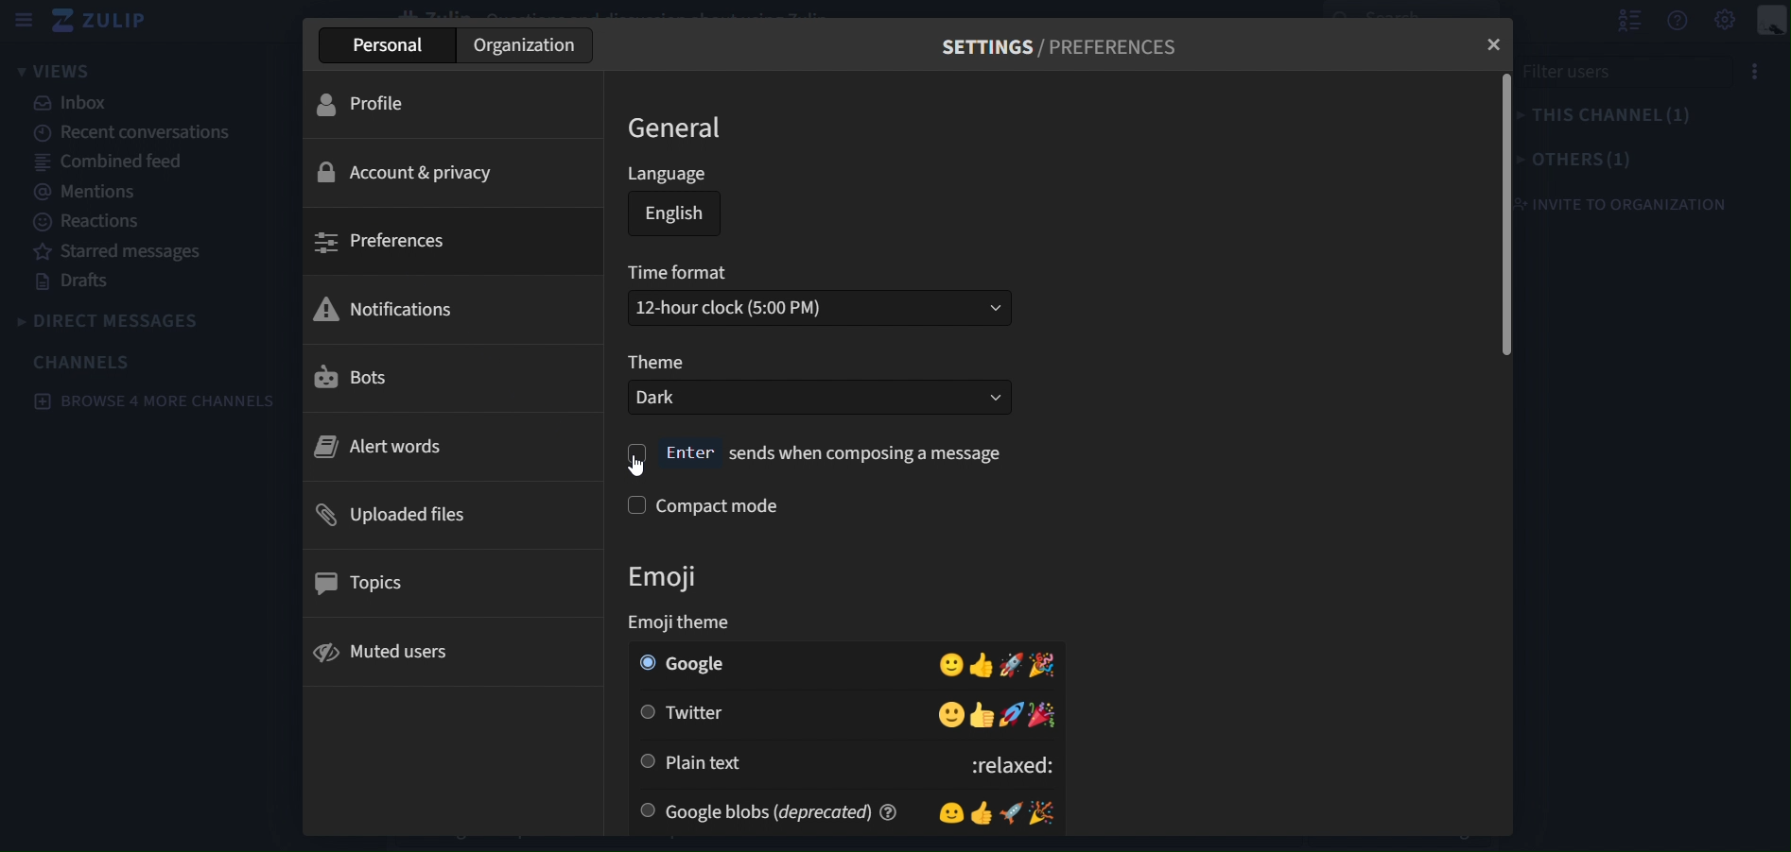 This screenshot has height=852, width=1791. What do you see at coordinates (684, 596) in the screenshot?
I see `emoji` at bounding box center [684, 596].